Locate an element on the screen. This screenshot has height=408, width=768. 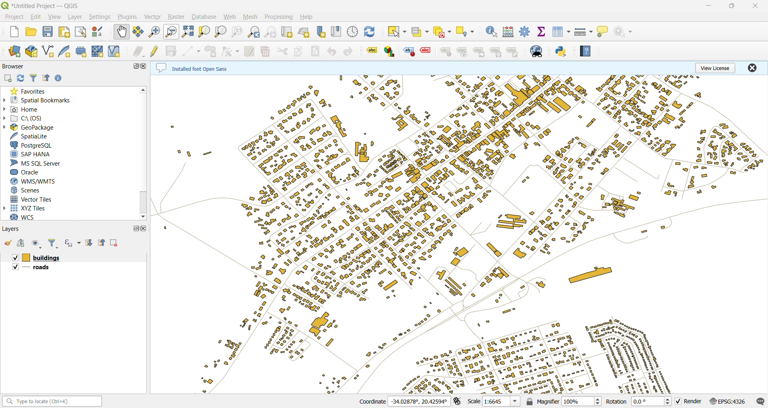
xyz tiles is located at coordinates (28, 208).